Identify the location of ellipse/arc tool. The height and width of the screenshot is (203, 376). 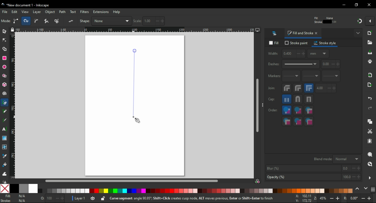
(5, 67).